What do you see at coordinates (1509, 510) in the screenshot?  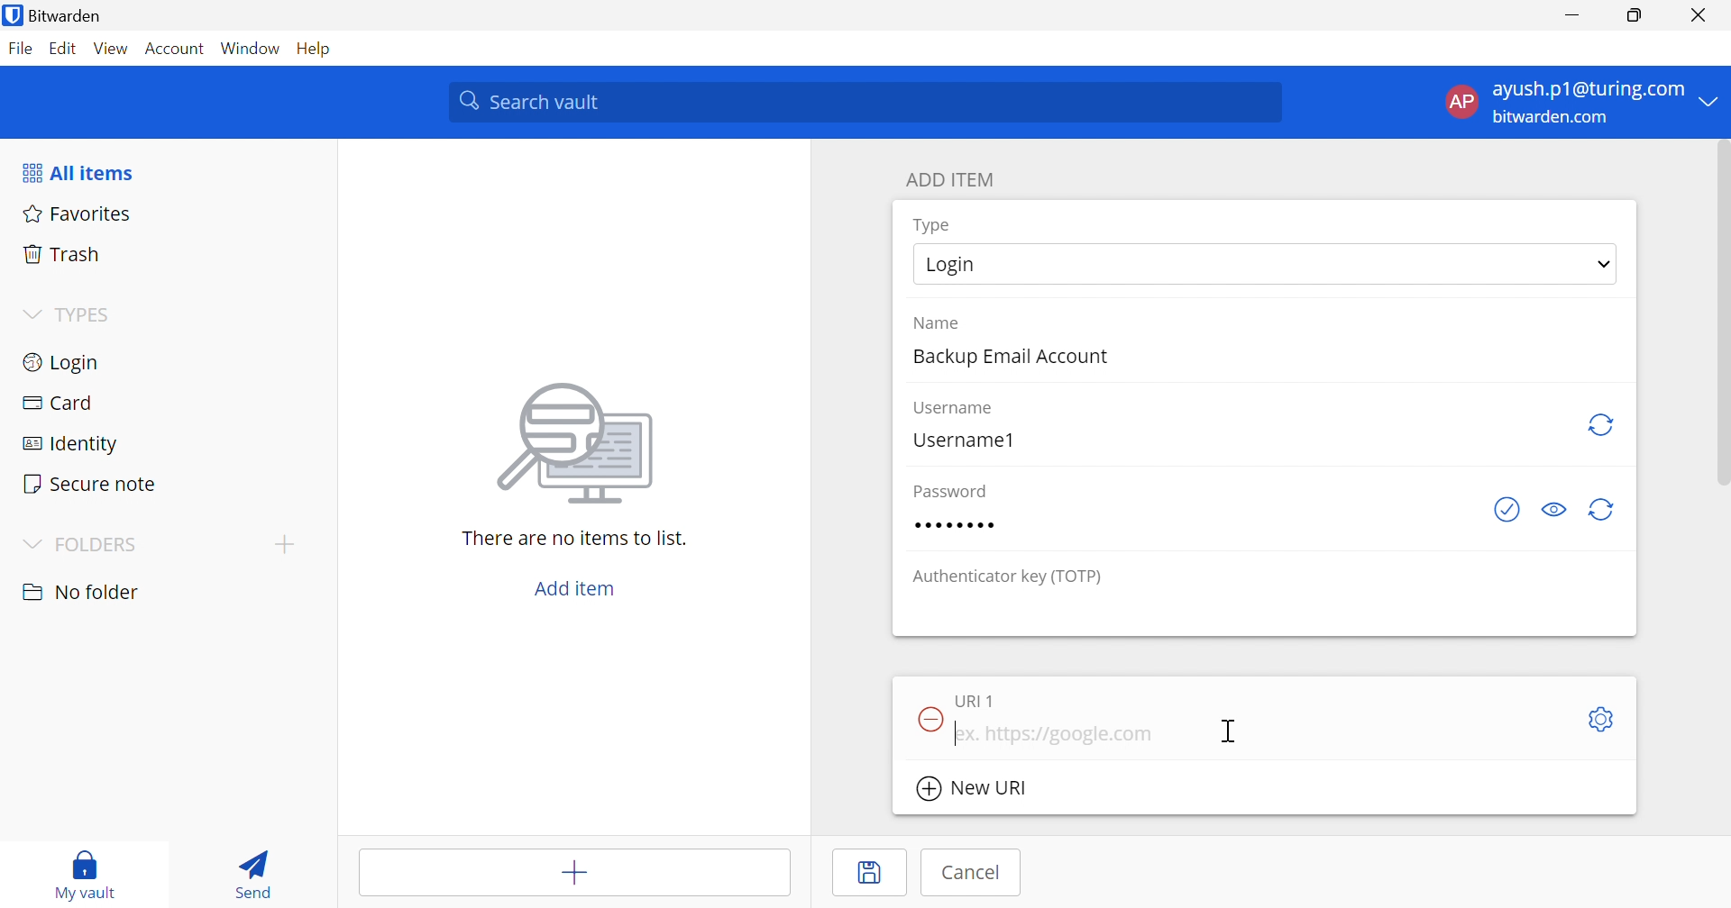 I see `Check if password has been exposed` at bounding box center [1509, 510].